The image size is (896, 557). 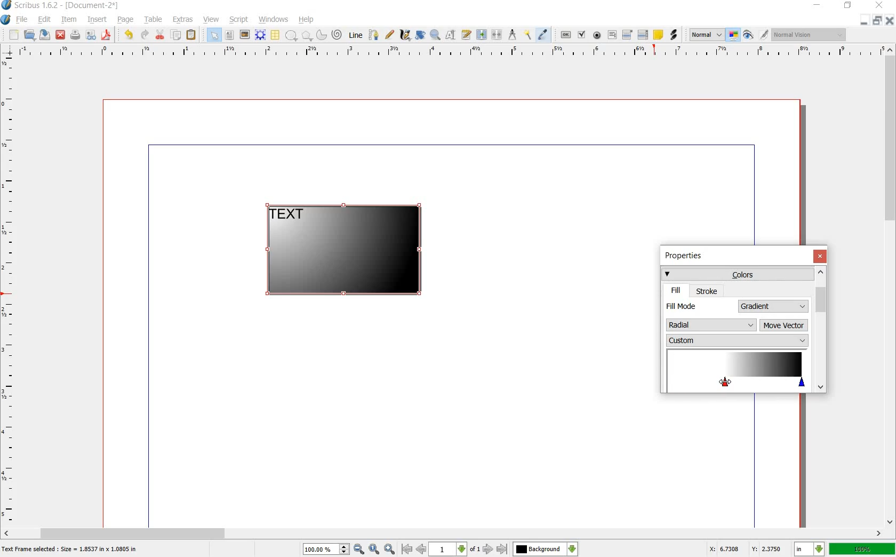 What do you see at coordinates (891, 287) in the screenshot?
I see `scroll bar` at bounding box center [891, 287].